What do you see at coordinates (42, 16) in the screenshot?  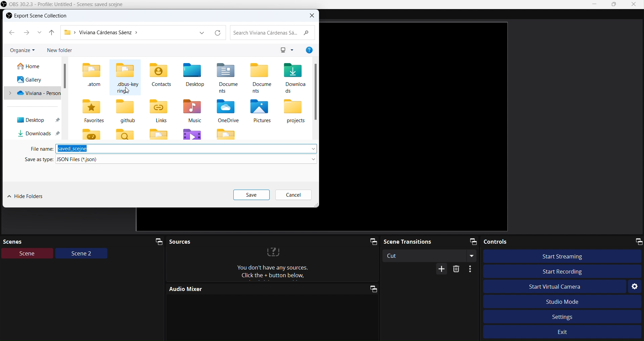 I see `Export Scene Selection` at bounding box center [42, 16].